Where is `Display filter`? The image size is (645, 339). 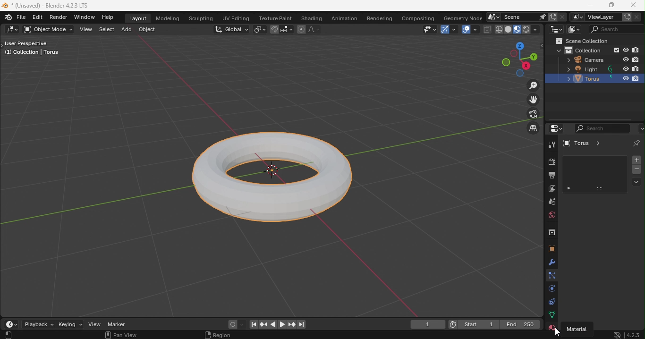 Display filter is located at coordinates (617, 29).